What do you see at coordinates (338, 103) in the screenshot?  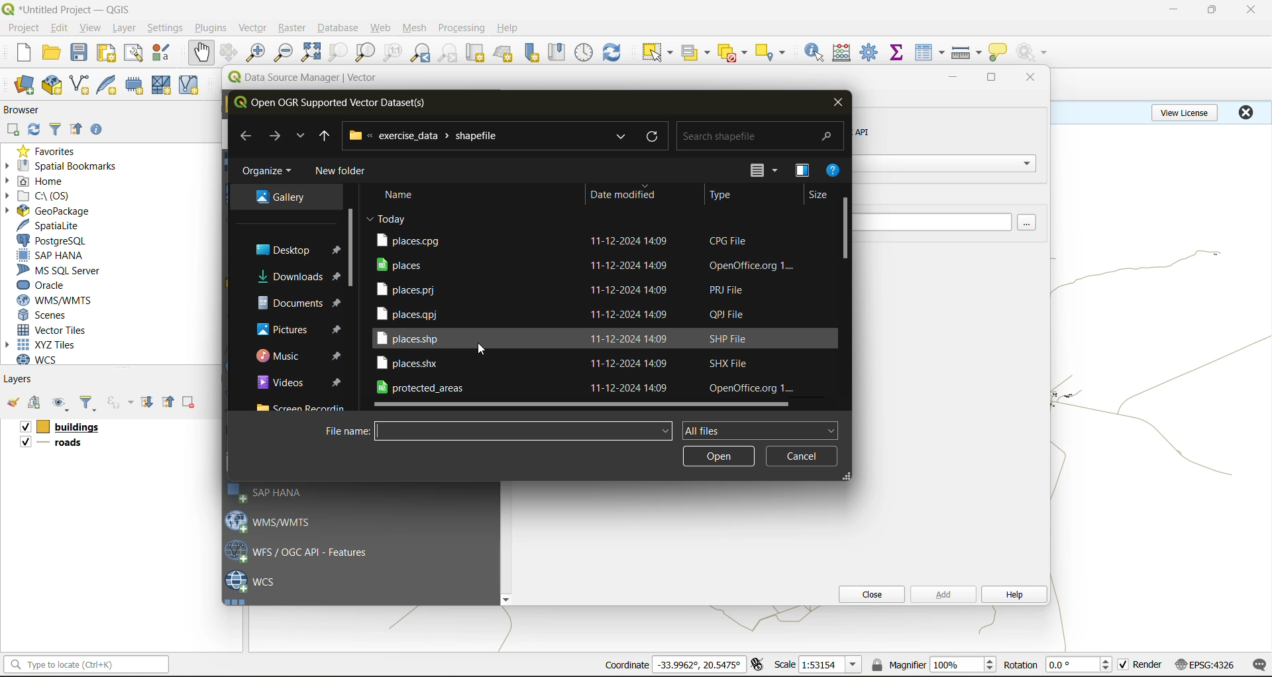 I see `open ogr supported vector dataset` at bounding box center [338, 103].